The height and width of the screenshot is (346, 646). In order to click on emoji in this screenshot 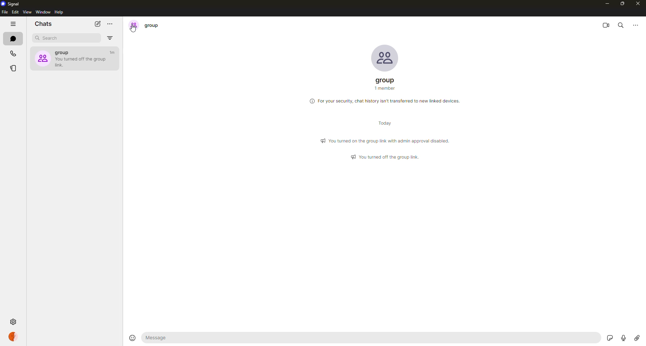, I will do `click(131, 337)`.